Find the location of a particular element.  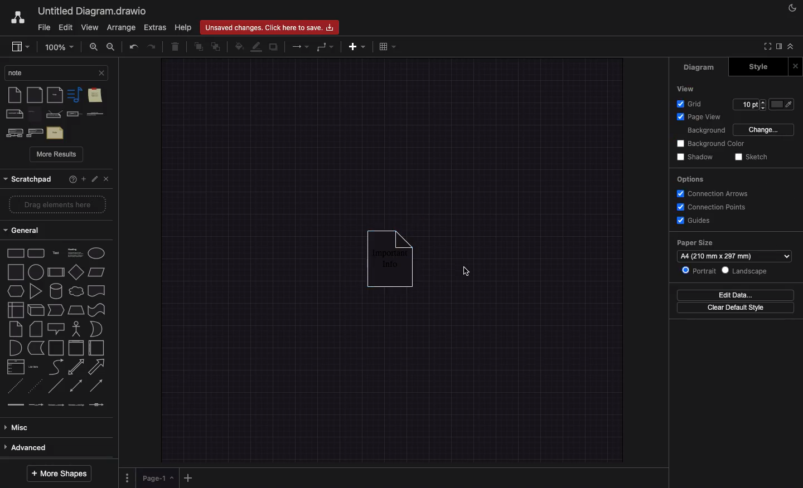

increase grid pt is located at coordinates (764, 102).